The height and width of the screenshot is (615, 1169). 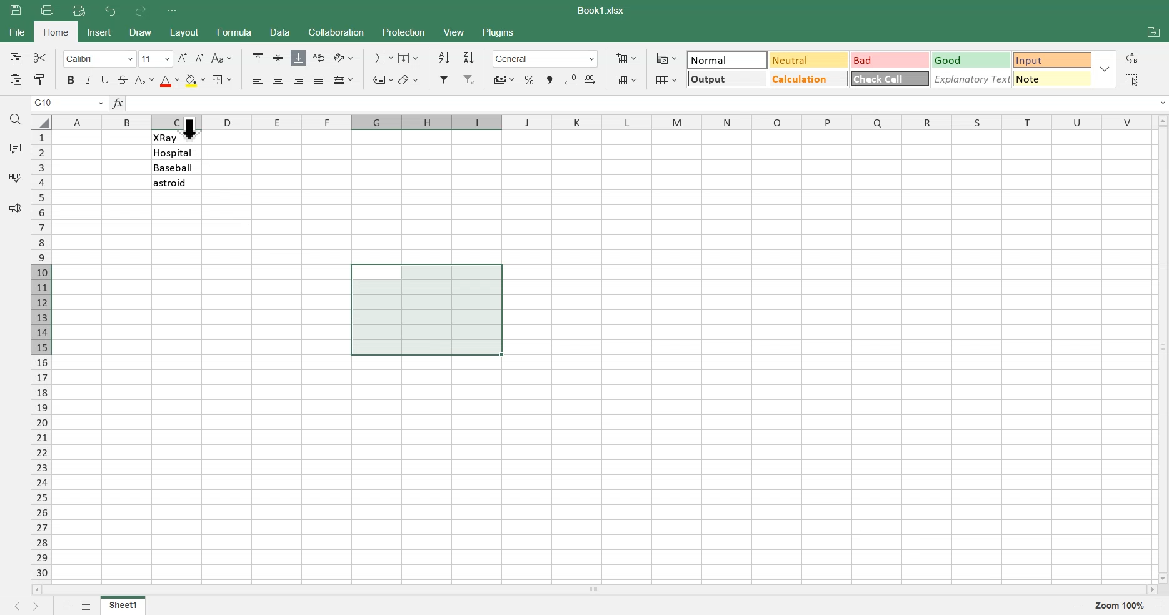 I want to click on Increase Decimal, so click(x=593, y=80).